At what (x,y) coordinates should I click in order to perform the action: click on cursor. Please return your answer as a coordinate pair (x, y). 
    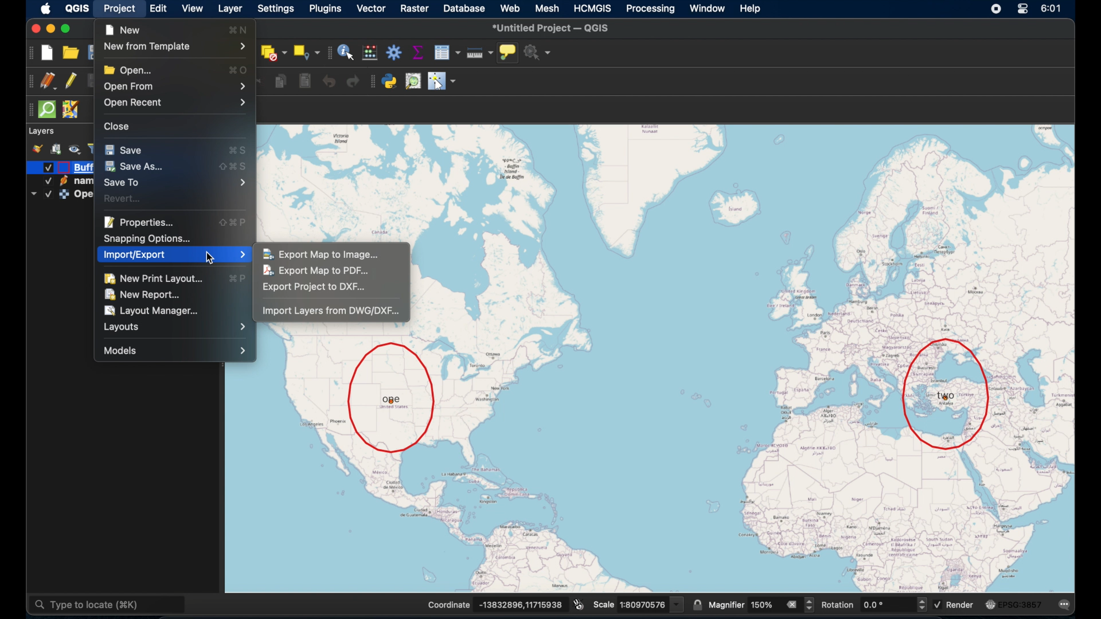
    Looking at the image, I should click on (213, 258).